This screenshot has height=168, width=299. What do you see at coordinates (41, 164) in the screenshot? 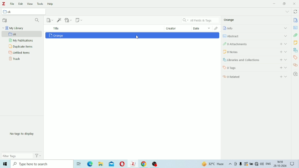
I see `Type here to search` at bounding box center [41, 164].